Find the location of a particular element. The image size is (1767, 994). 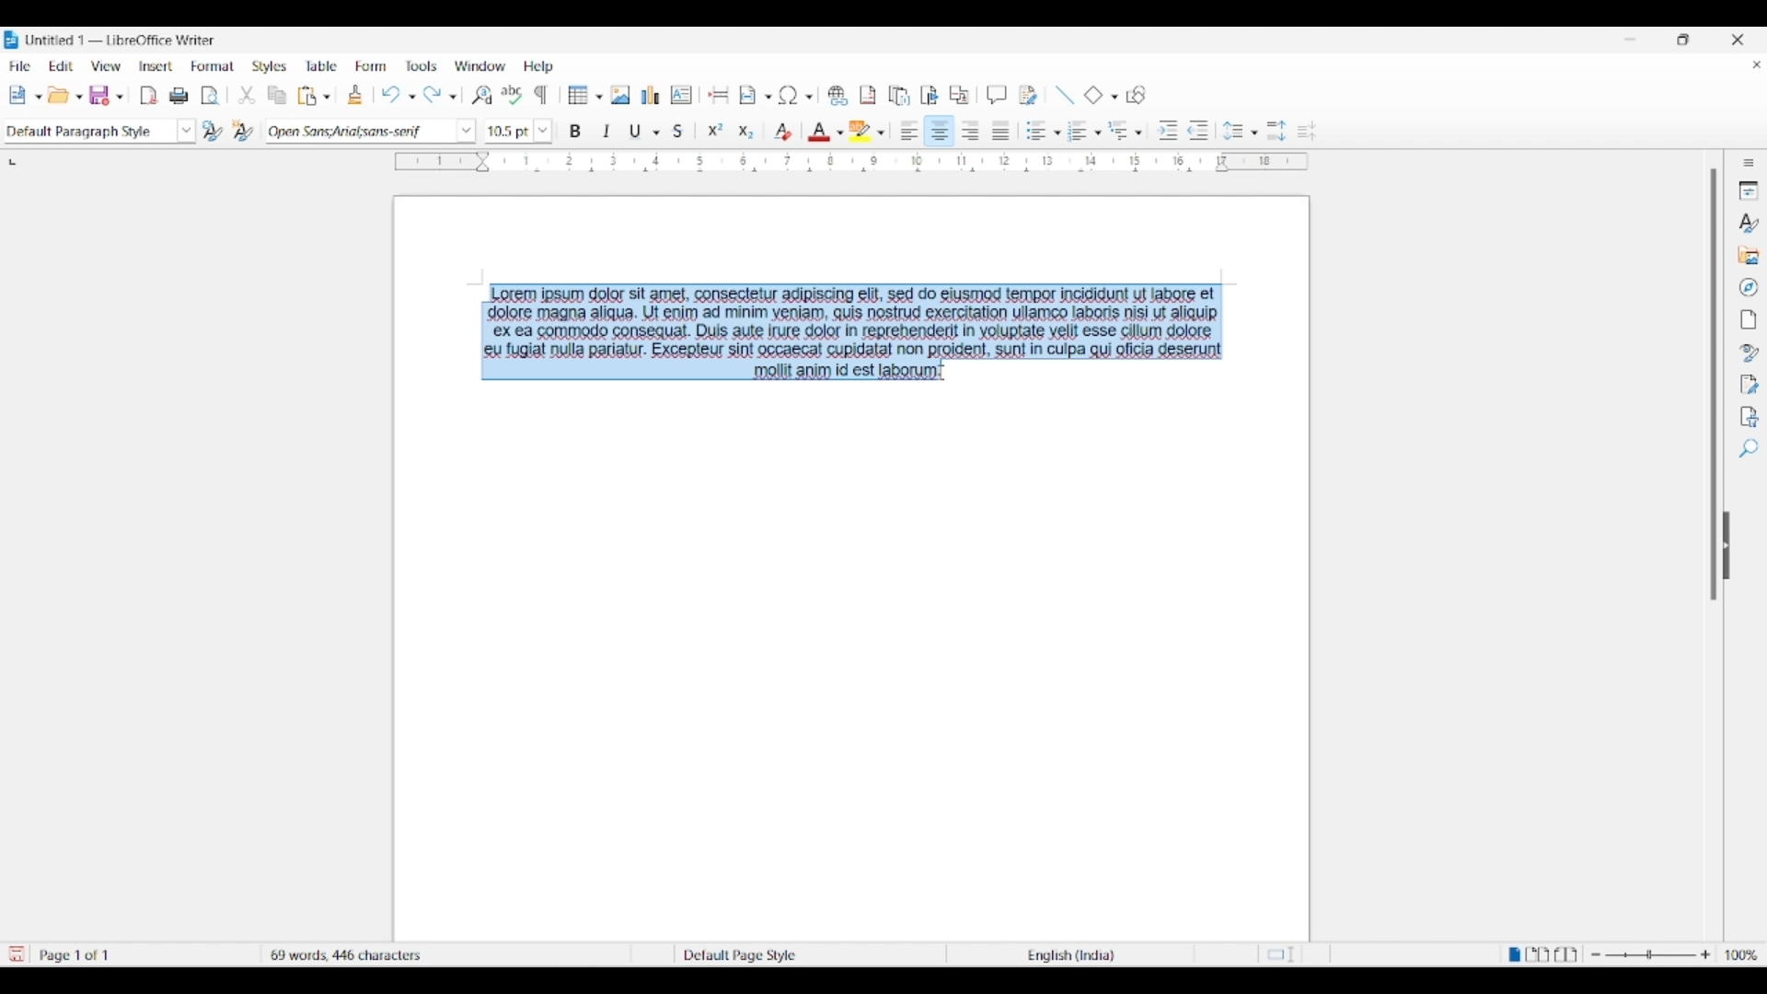

Window is located at coordinates (480, 65).